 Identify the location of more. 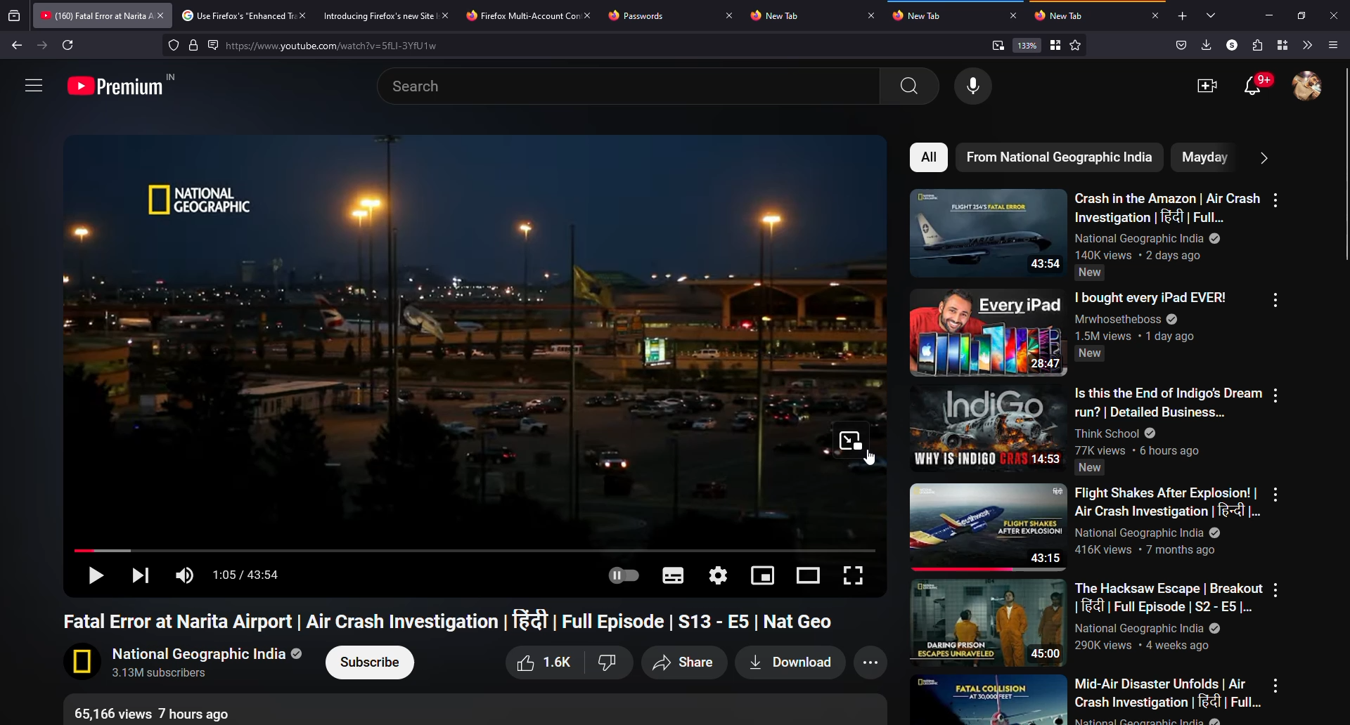
(1276, 300).